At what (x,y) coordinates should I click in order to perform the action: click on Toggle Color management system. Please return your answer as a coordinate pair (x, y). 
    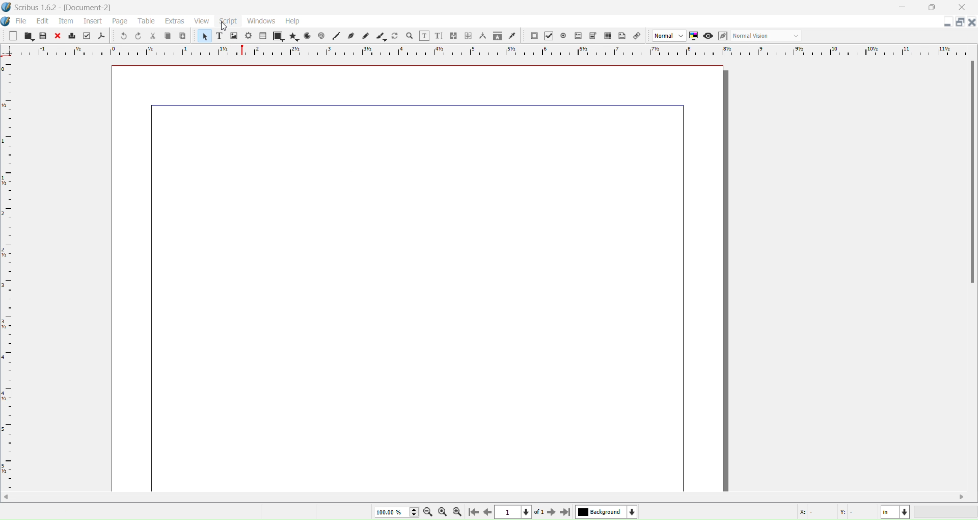
    Looking at the image, I should click on (694, 36).